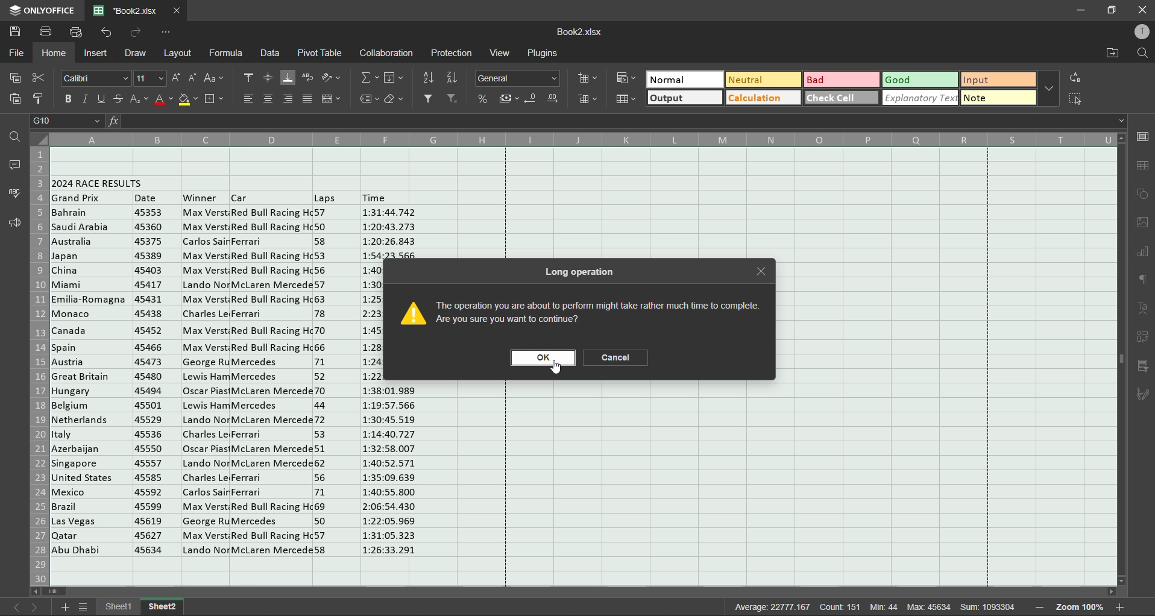 This screenshot has height=616, width=1155. Describe the element at coordinates (288, 79) in the screenshot. I see `align bottom` at that location.